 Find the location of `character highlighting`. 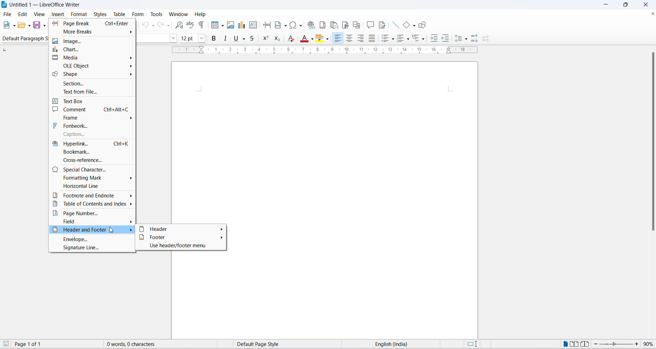

character highlighting is located at coordinates (320, 39).